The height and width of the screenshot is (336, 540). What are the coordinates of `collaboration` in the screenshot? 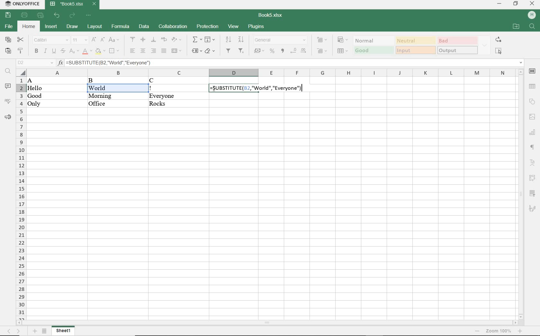 It's located at (172, 27).